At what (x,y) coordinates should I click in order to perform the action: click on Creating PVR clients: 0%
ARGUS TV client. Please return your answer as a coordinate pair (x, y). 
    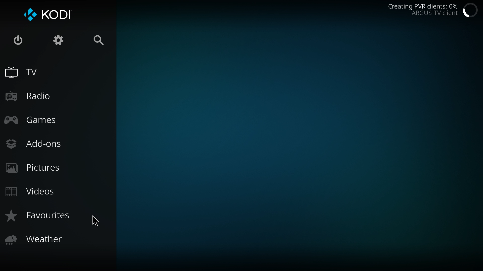
    Looking at the image, I should click on (422, 11).